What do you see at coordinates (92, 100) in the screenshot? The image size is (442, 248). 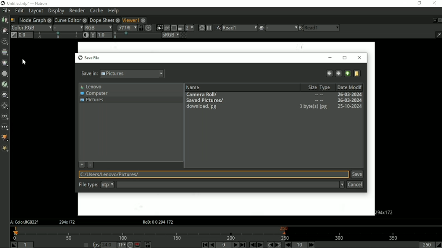 I see `Pictures` at bounding box center [92, 100].